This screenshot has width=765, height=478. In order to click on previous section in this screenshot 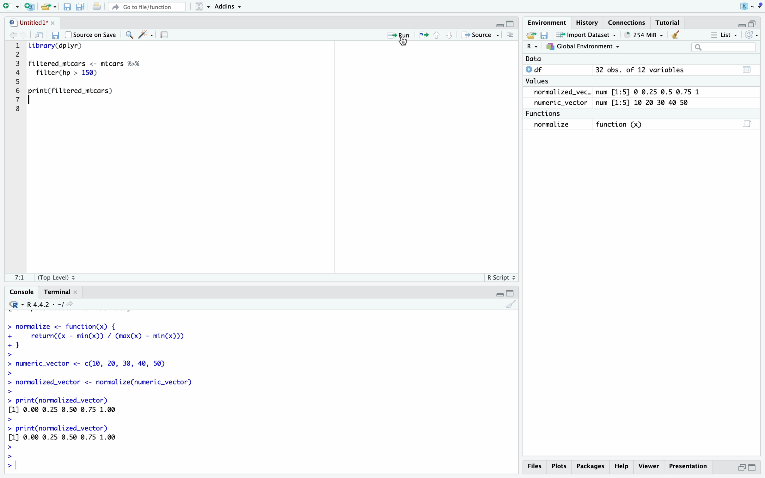, I will do `click(438, 35)`.